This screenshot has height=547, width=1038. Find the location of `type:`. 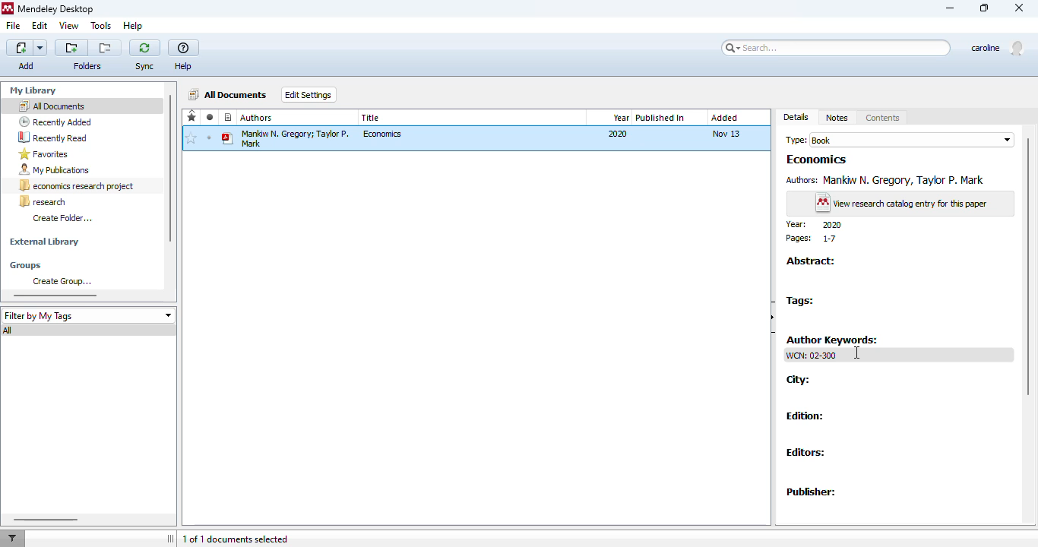

type: is located at coordinates (796, 139).